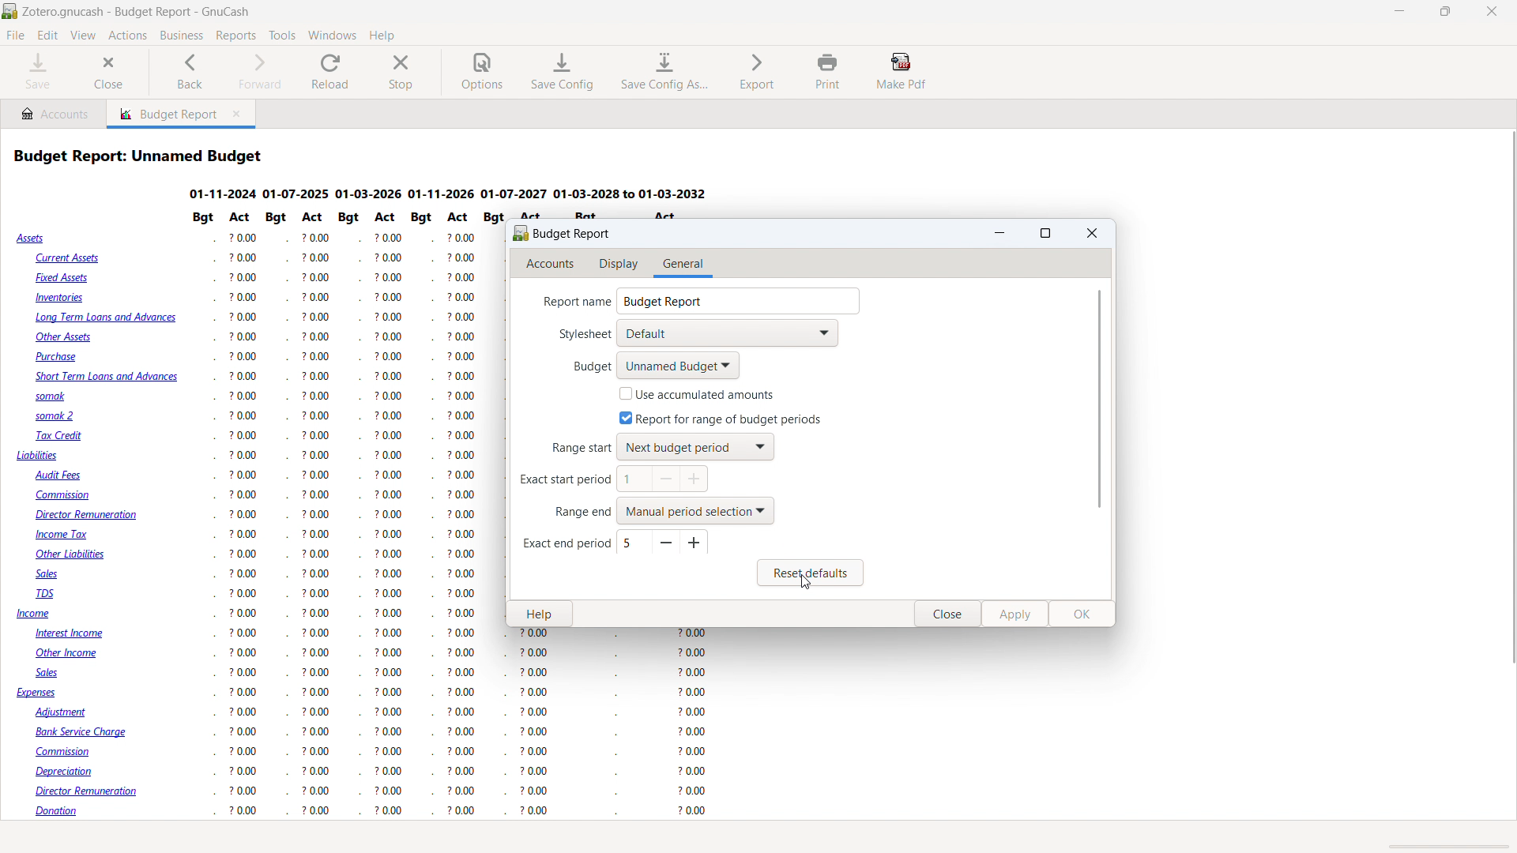  Describe the element at coordinates (578, 513) in the screenshot. I see `Range end` at that location.